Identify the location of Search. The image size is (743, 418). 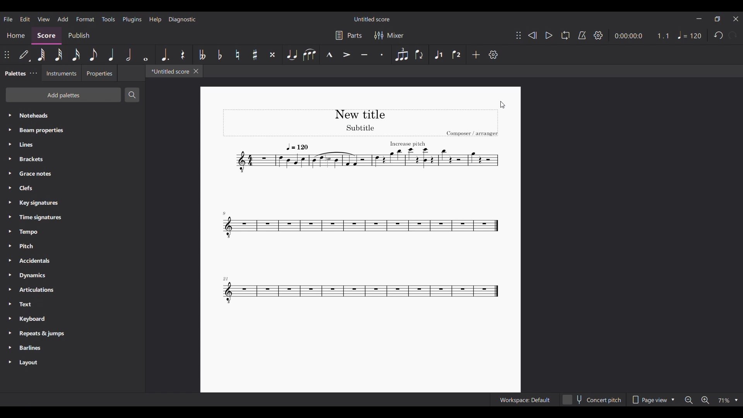
(132, 95).